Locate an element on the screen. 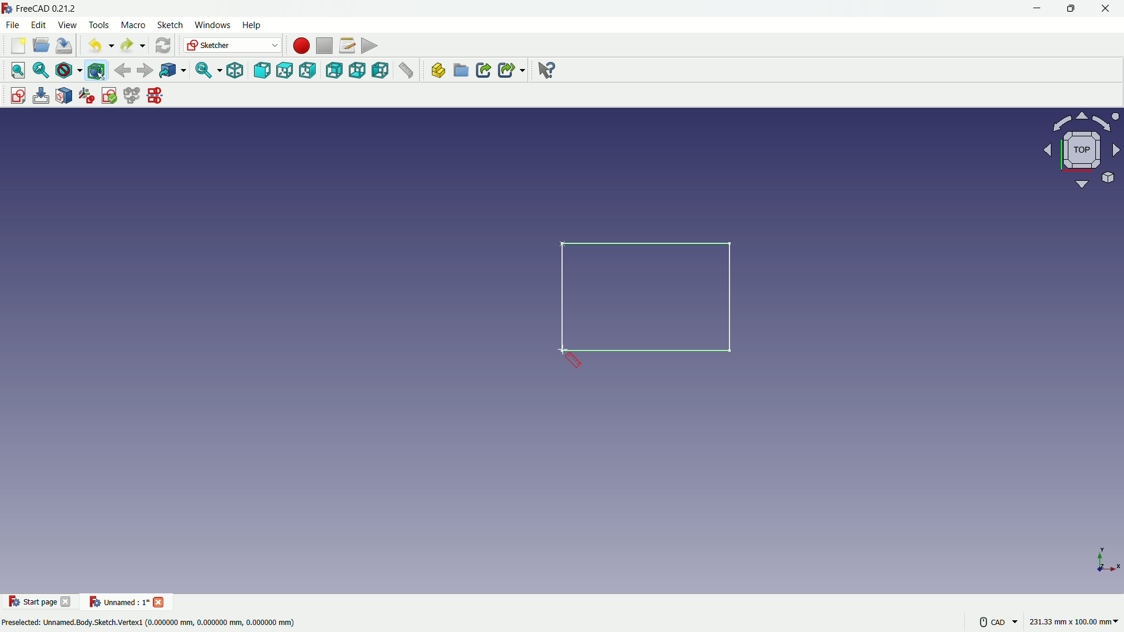 Image resolution: width=1124 pixels, height=632 pixels. create part is located at coordinates (436, 72).